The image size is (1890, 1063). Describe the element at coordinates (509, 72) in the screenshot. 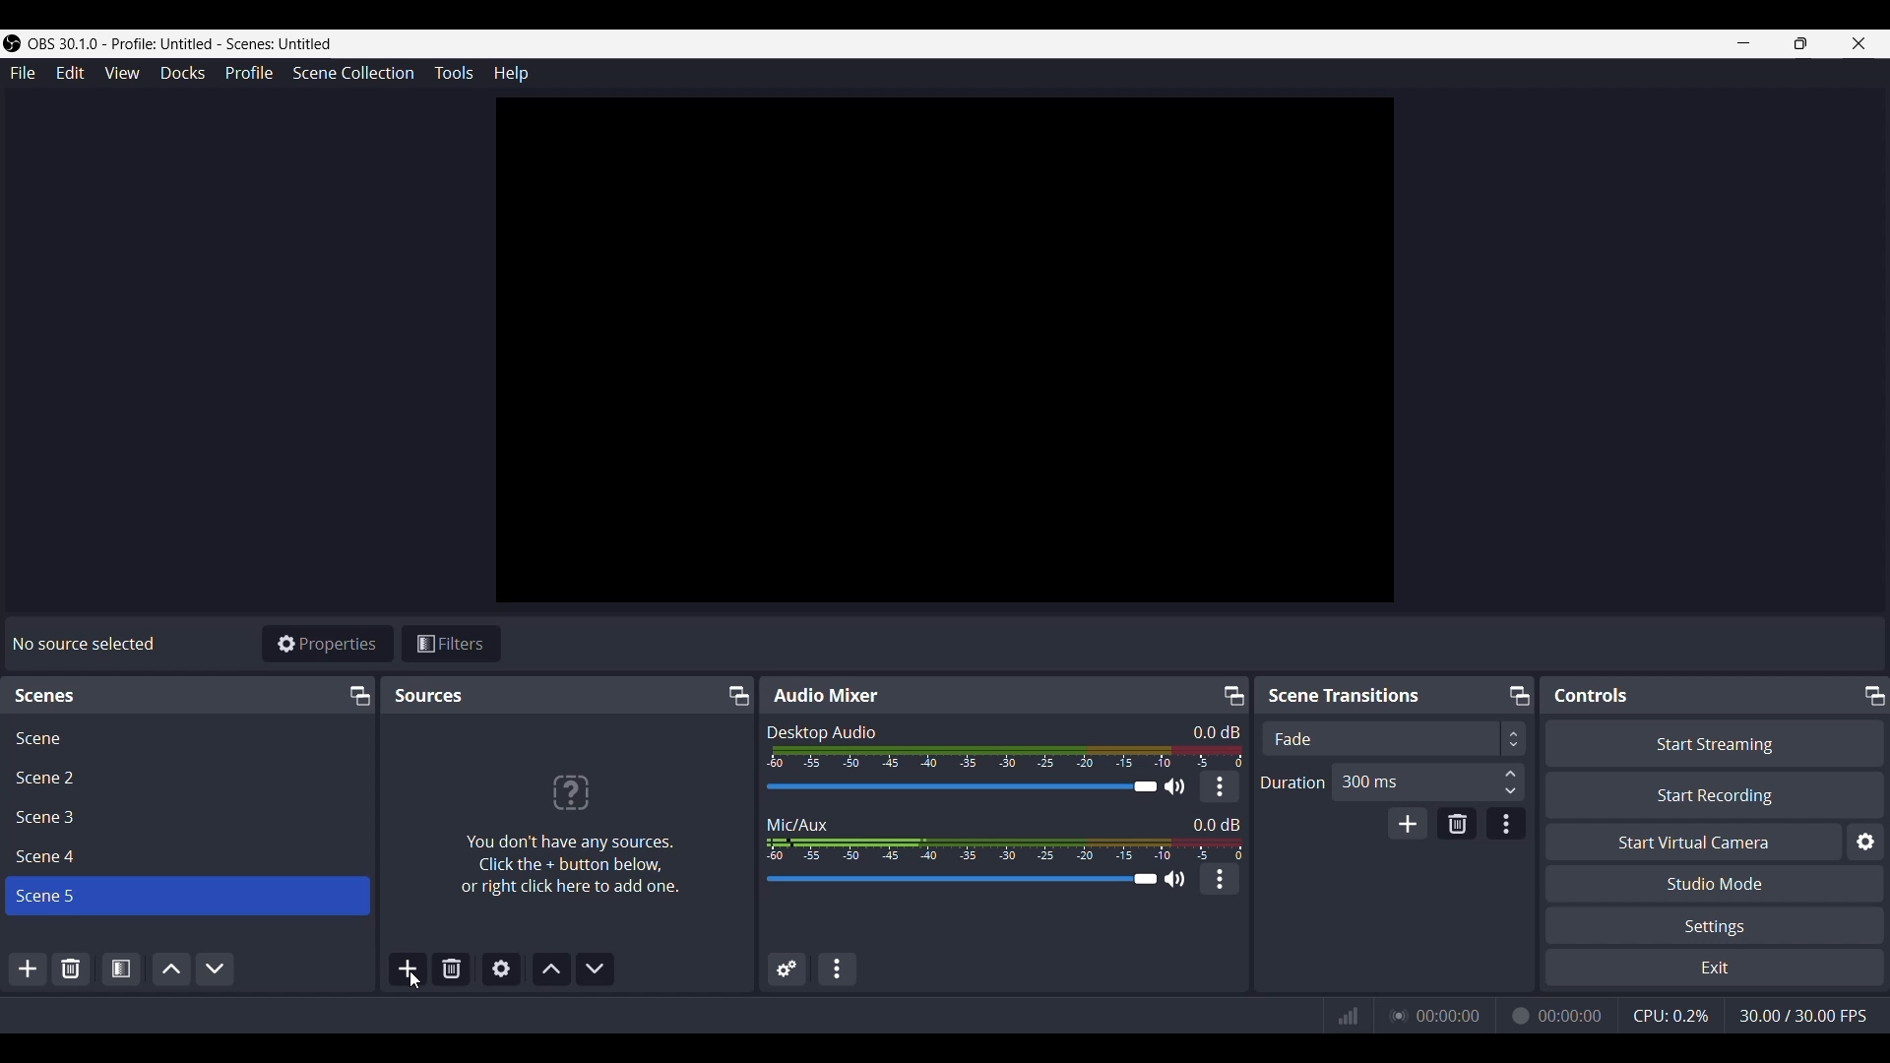

I see `Help` at that location.